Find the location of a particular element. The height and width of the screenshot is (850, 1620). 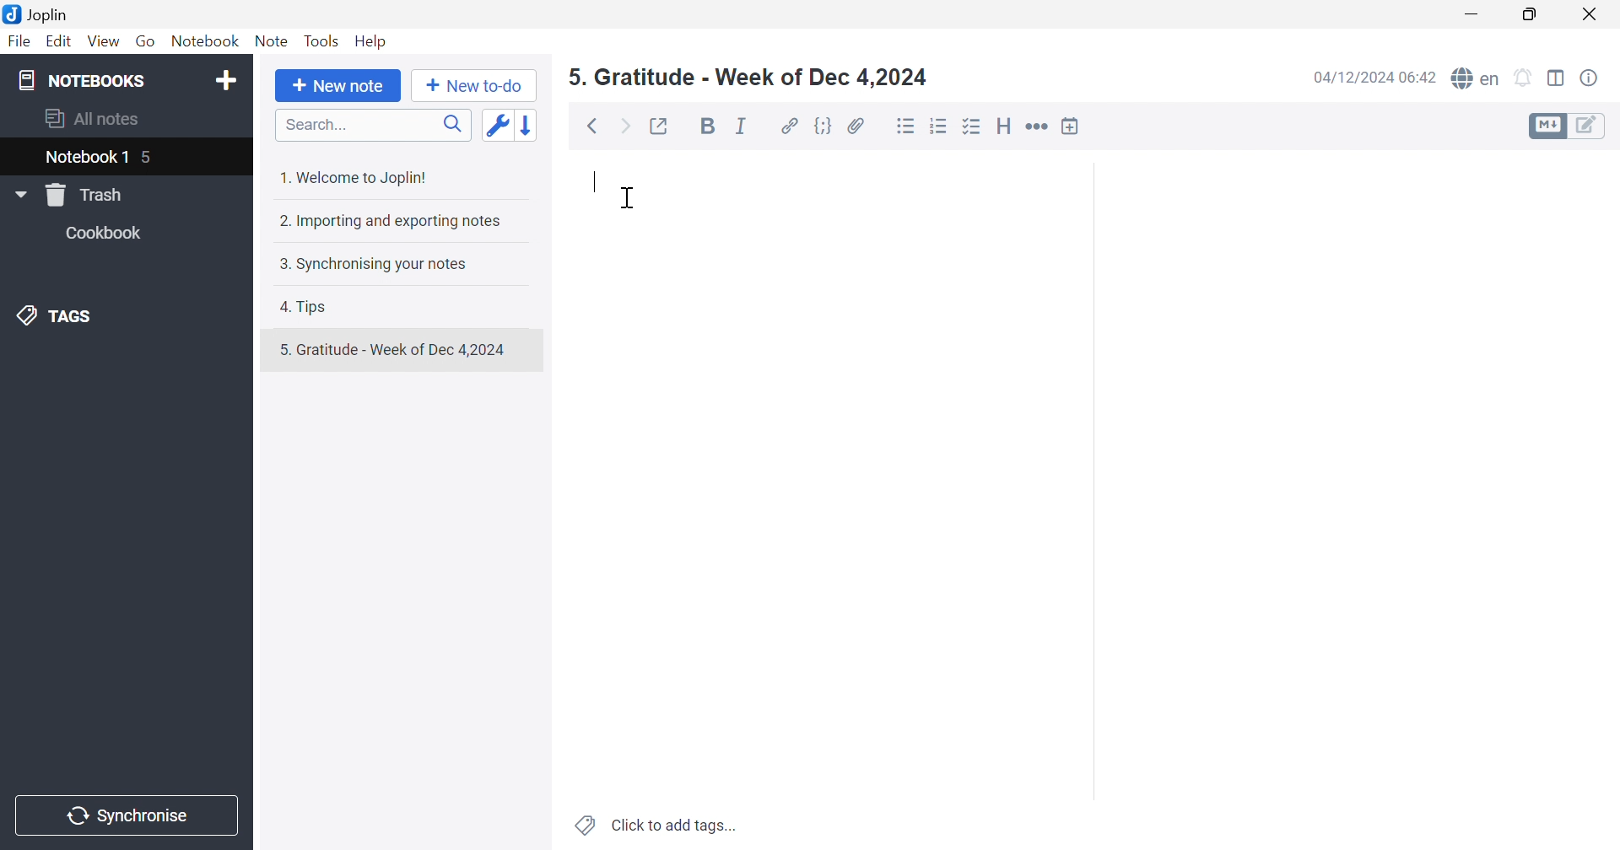

04/12/2024 06:42 is located at coordinates (1370, 80).